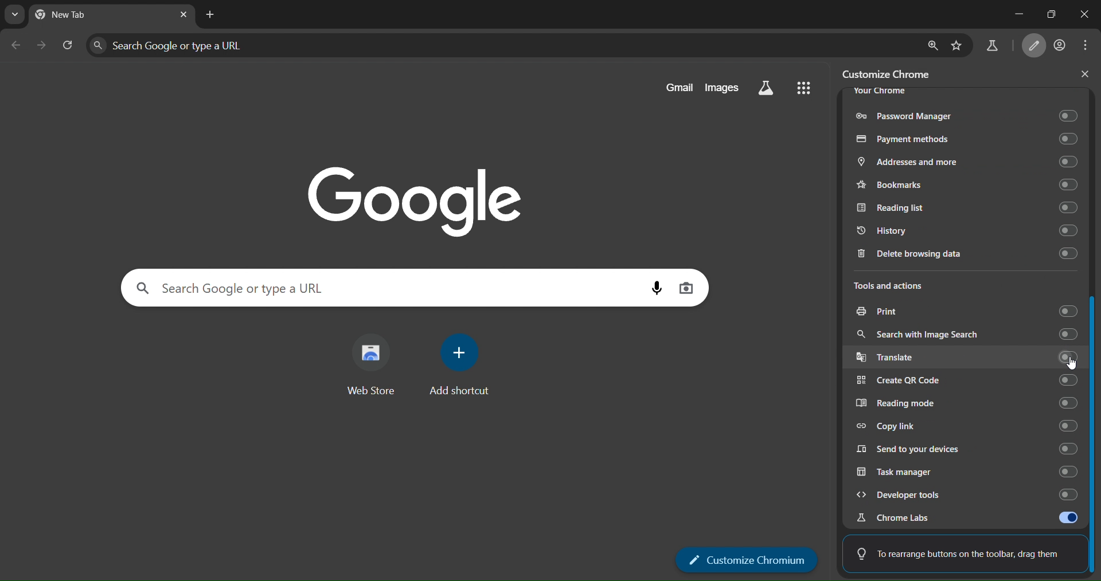  What do you see at coordinates (676, 88) in the screenshot?
I see `gmail` at bounding box center [676, 88].